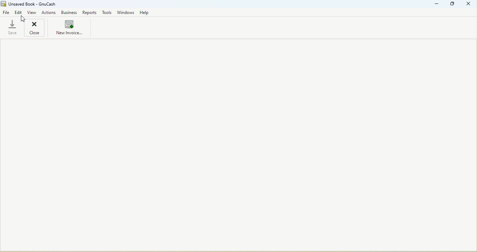 The width and height of the screenshot is (477, 252). What do you see at coordinates (32, 13) in the screenshot?
I see `View` at bounding box center [32, 13].